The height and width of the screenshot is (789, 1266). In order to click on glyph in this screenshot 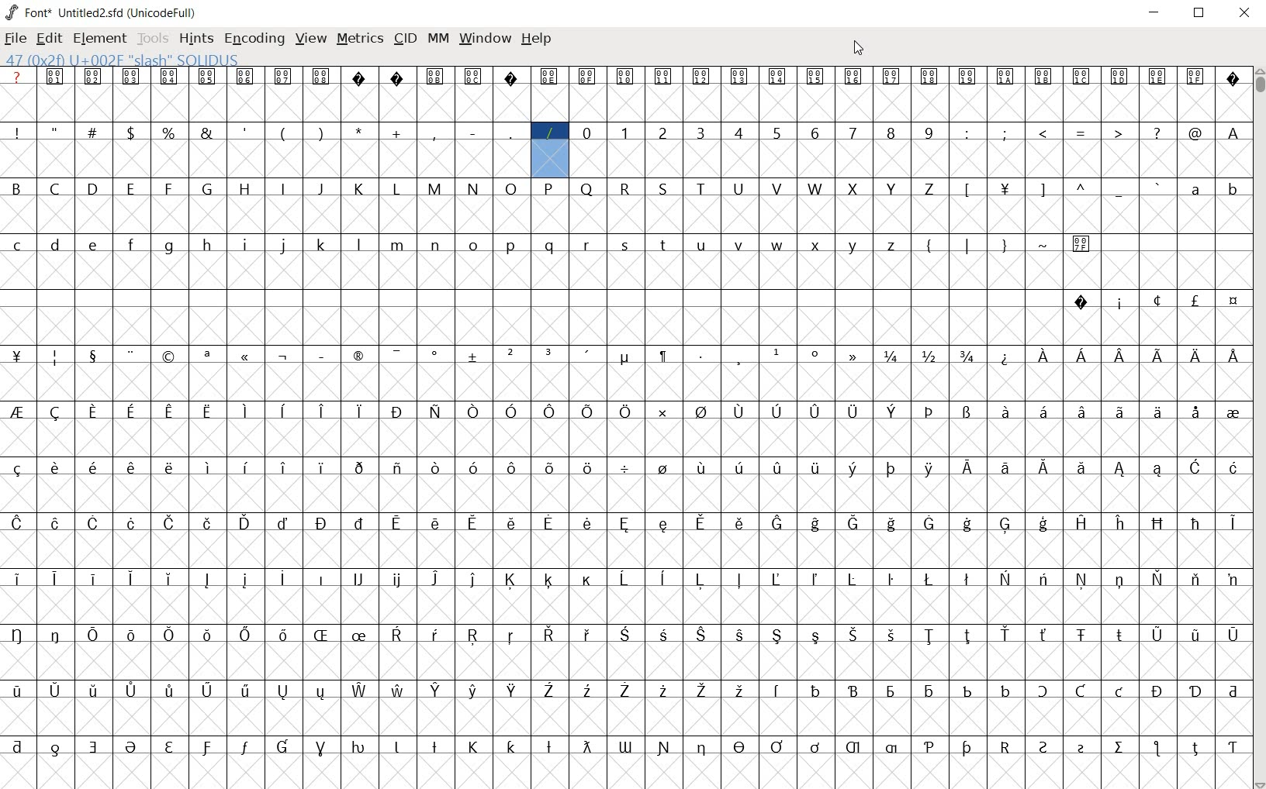, I will do `click(320, 189)`.